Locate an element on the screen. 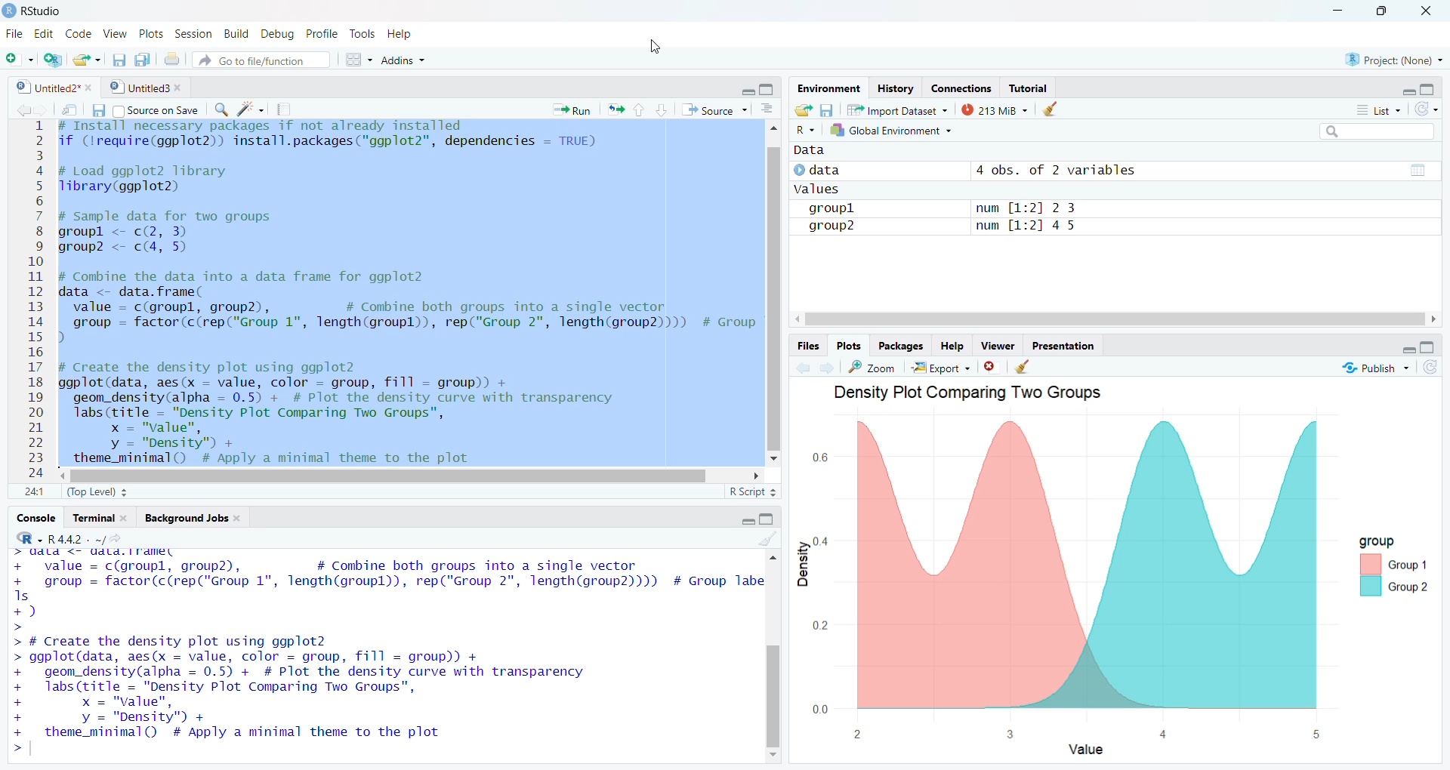  RS audio is located at coordinates (35, 11).